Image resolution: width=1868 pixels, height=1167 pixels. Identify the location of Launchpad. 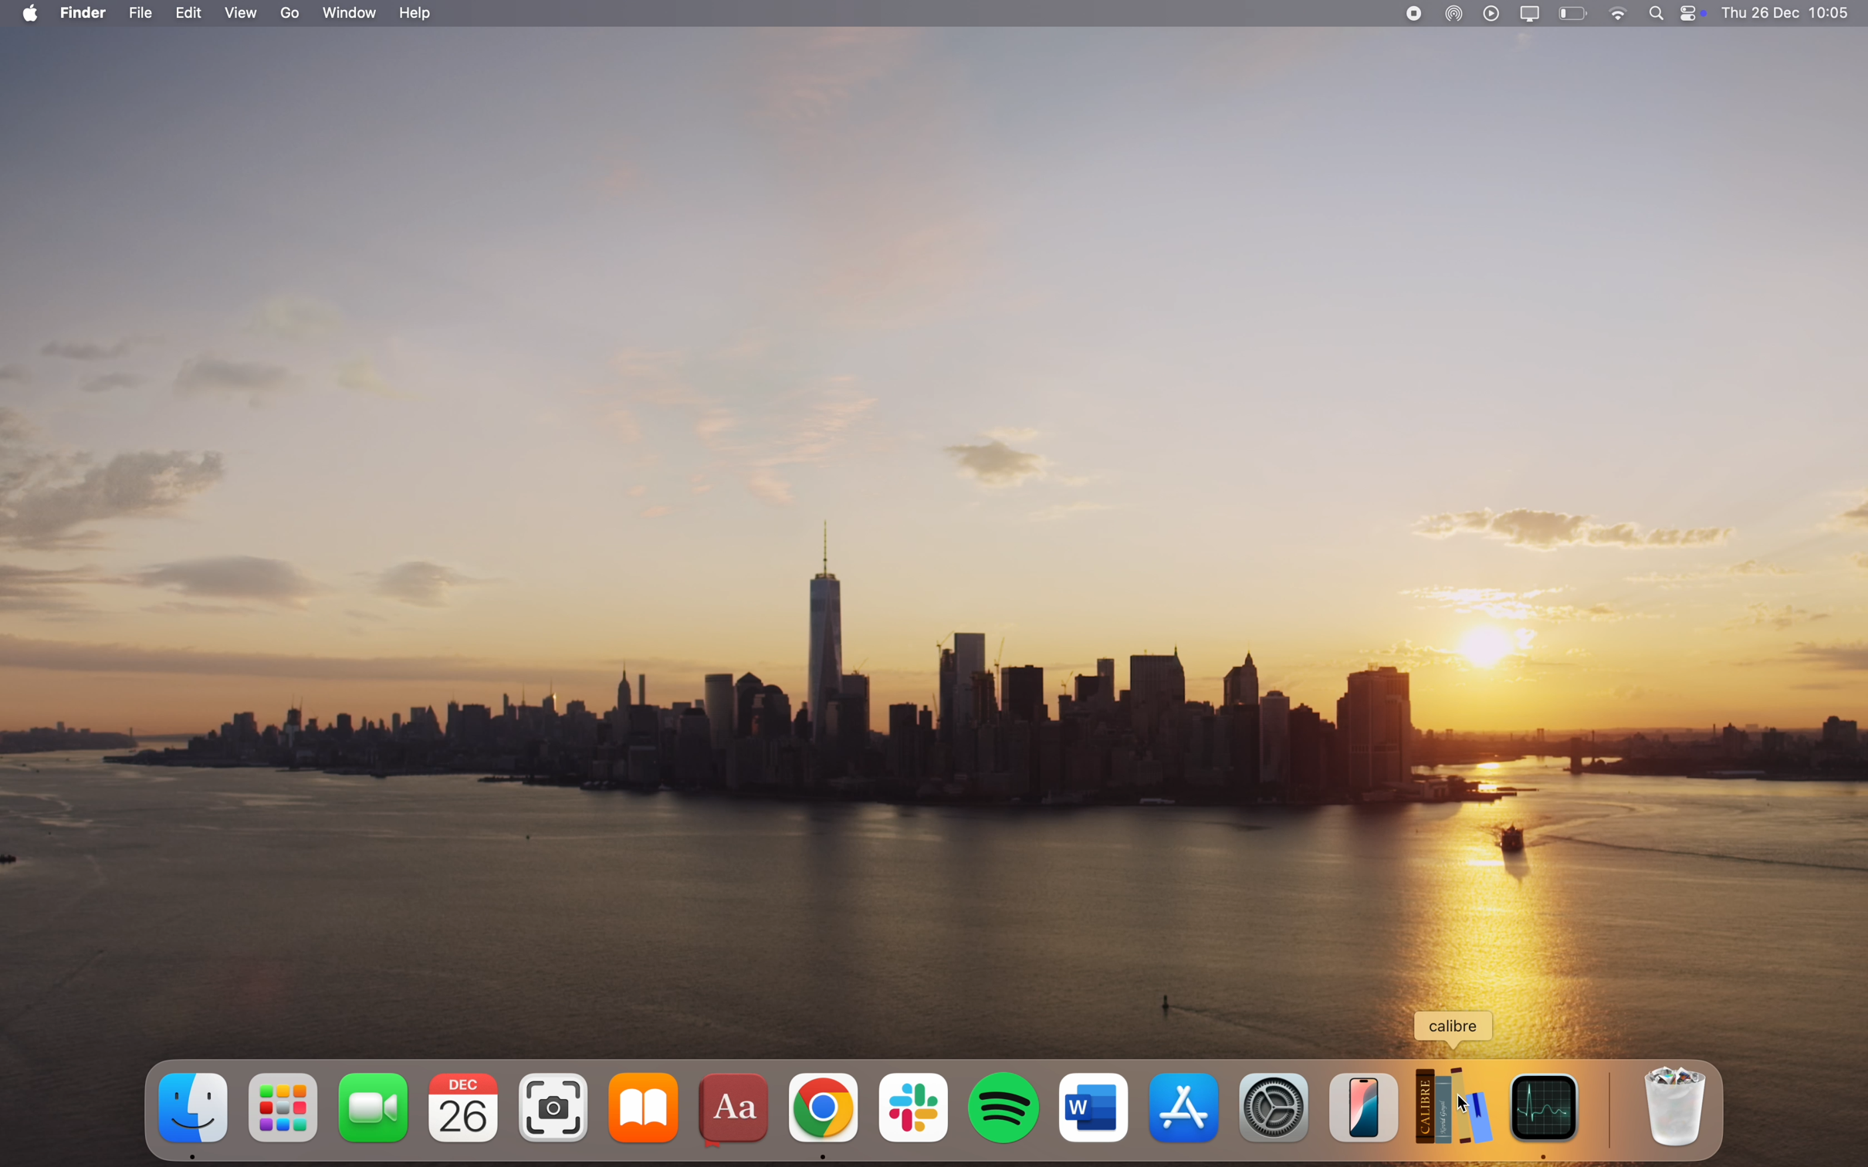
(282, 1103).